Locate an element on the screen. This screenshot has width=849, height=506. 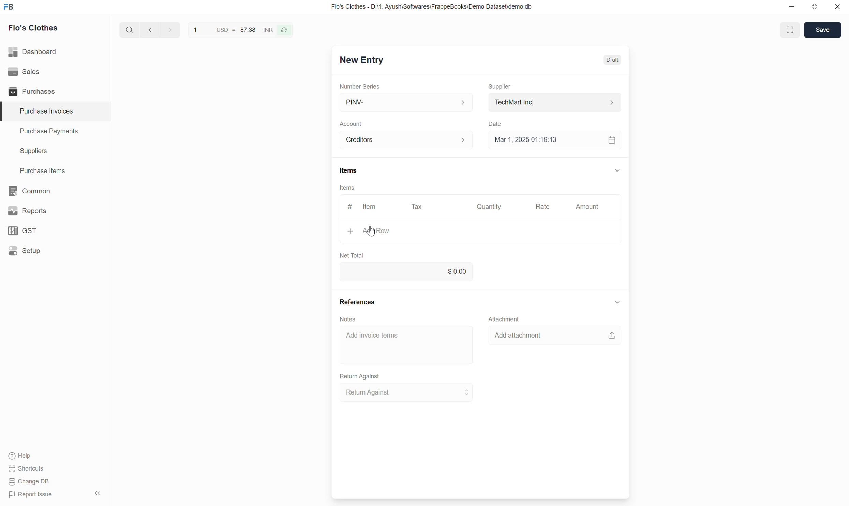
Amount is located at coordinates (586, 208).